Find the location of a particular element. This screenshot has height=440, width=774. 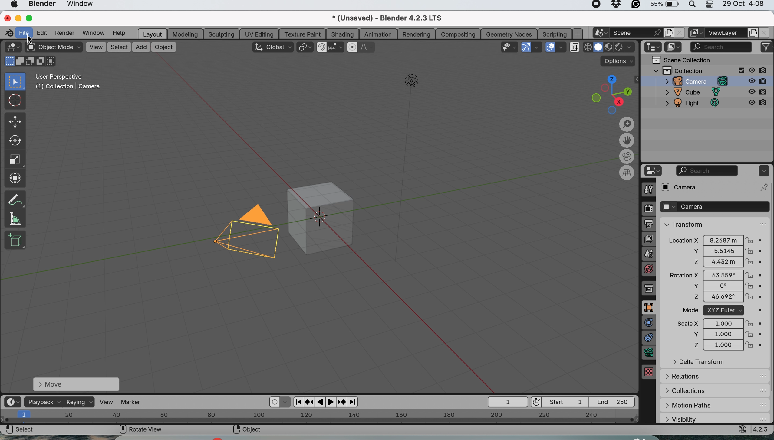

layout is located at coordinates (153, 34).